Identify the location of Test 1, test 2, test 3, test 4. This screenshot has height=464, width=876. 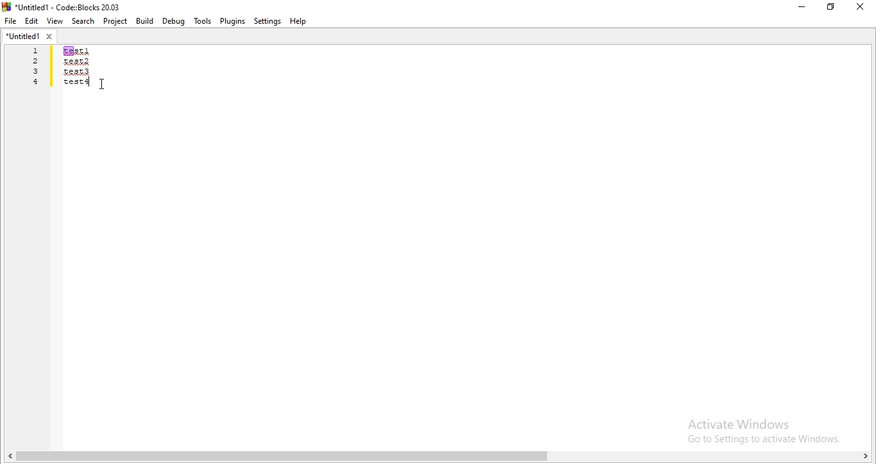
(94, 76).